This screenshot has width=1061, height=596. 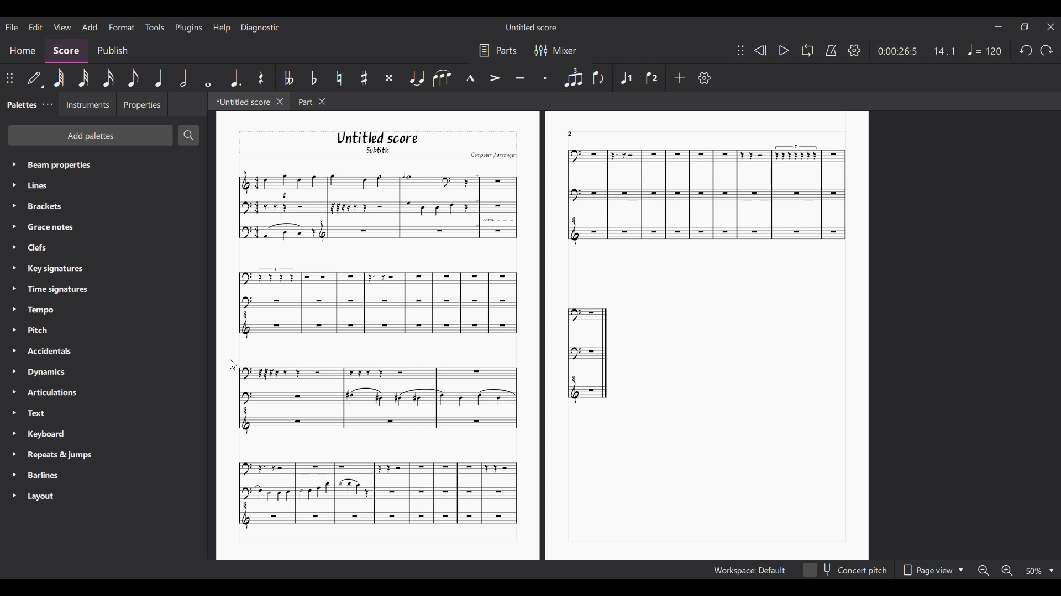 I want to click on 16th note, so click(x=108, y=78).